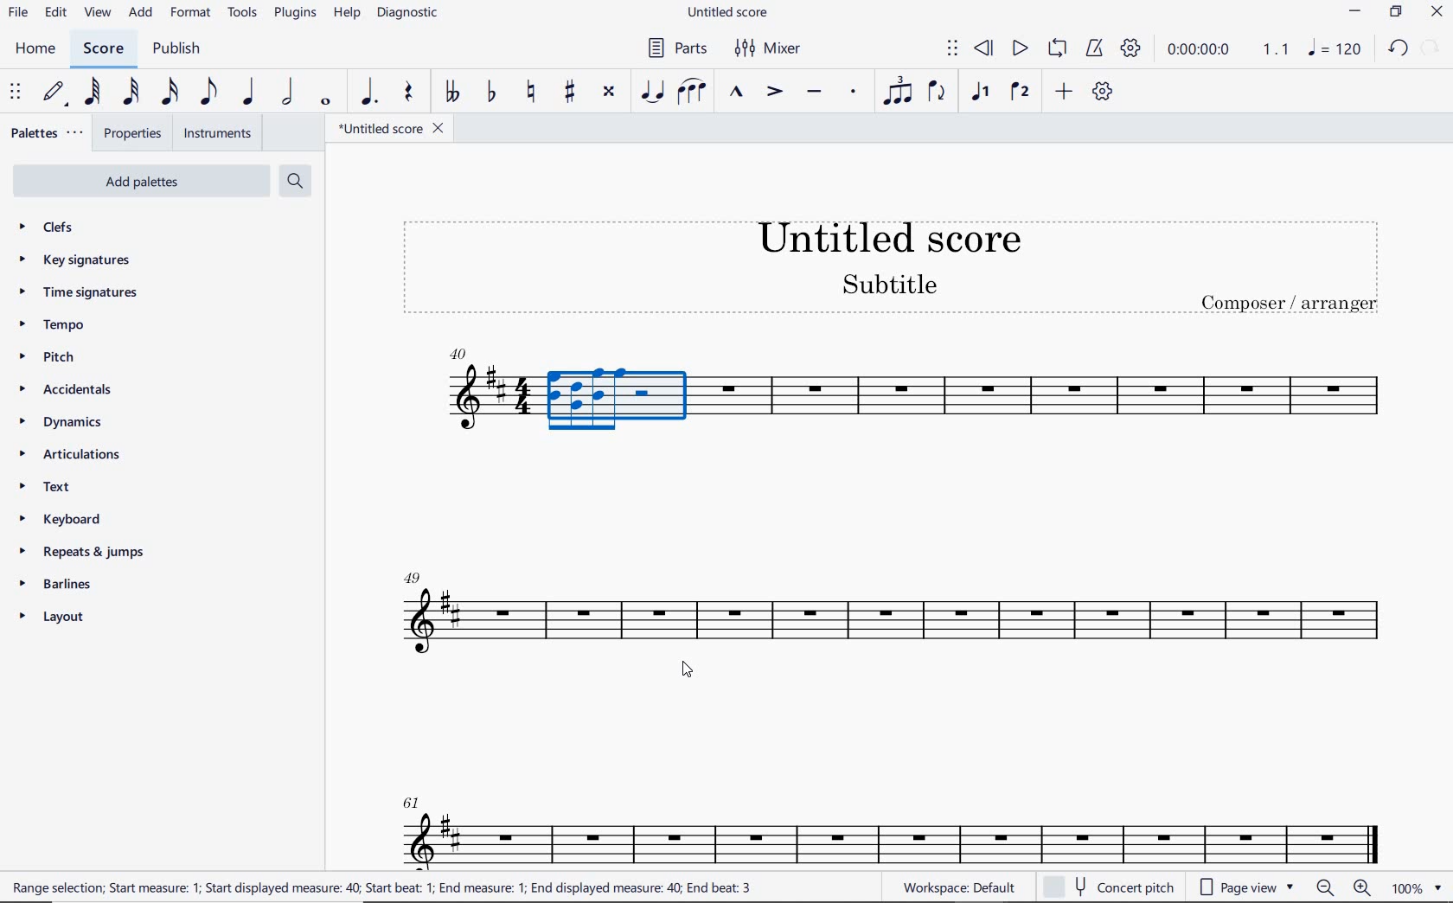  I want to click on FORMAT, so click(193, 14).